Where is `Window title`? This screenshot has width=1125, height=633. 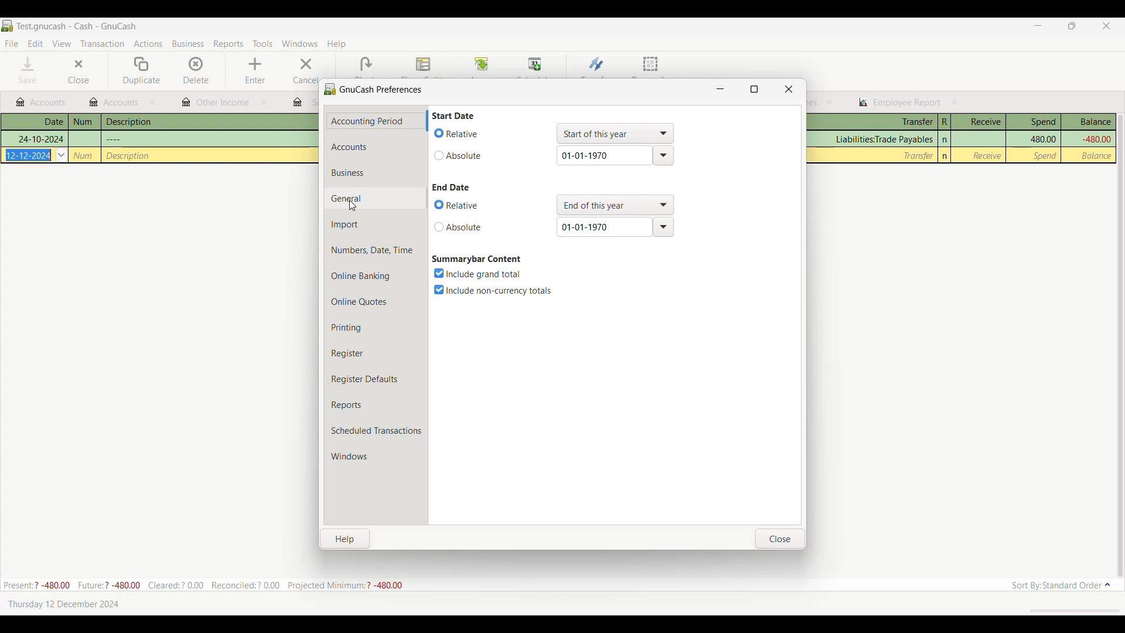 Window title is located at coordinates (374, 89).